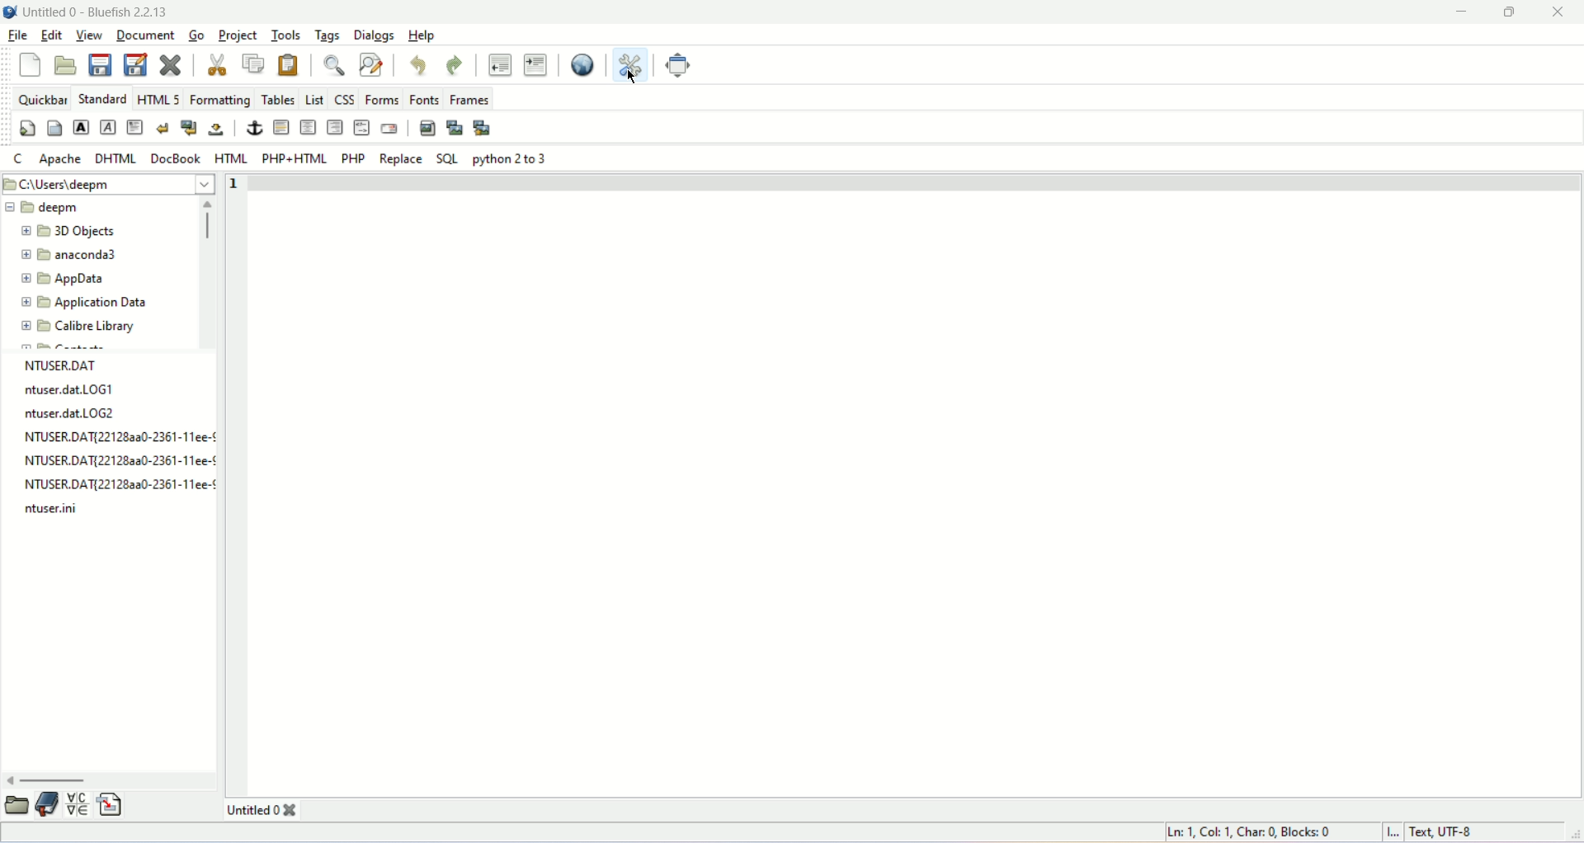 The width and height of the screenshot is (1584, 843). I want to click on line number, so click(238, 183).